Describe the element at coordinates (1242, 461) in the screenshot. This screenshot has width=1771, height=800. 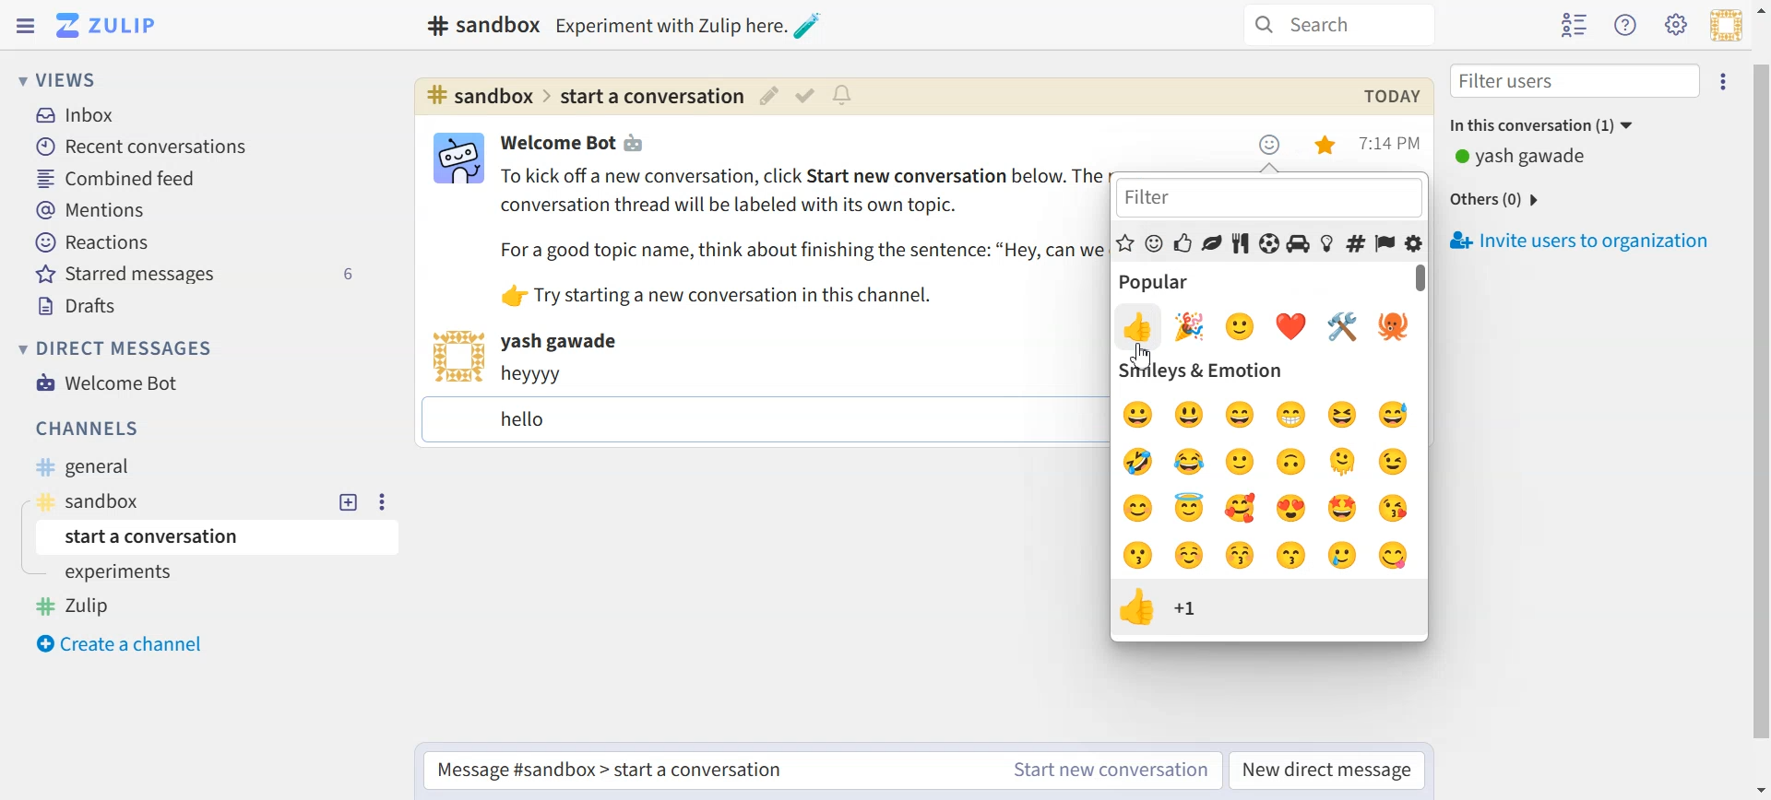
I see `smile` at that location.